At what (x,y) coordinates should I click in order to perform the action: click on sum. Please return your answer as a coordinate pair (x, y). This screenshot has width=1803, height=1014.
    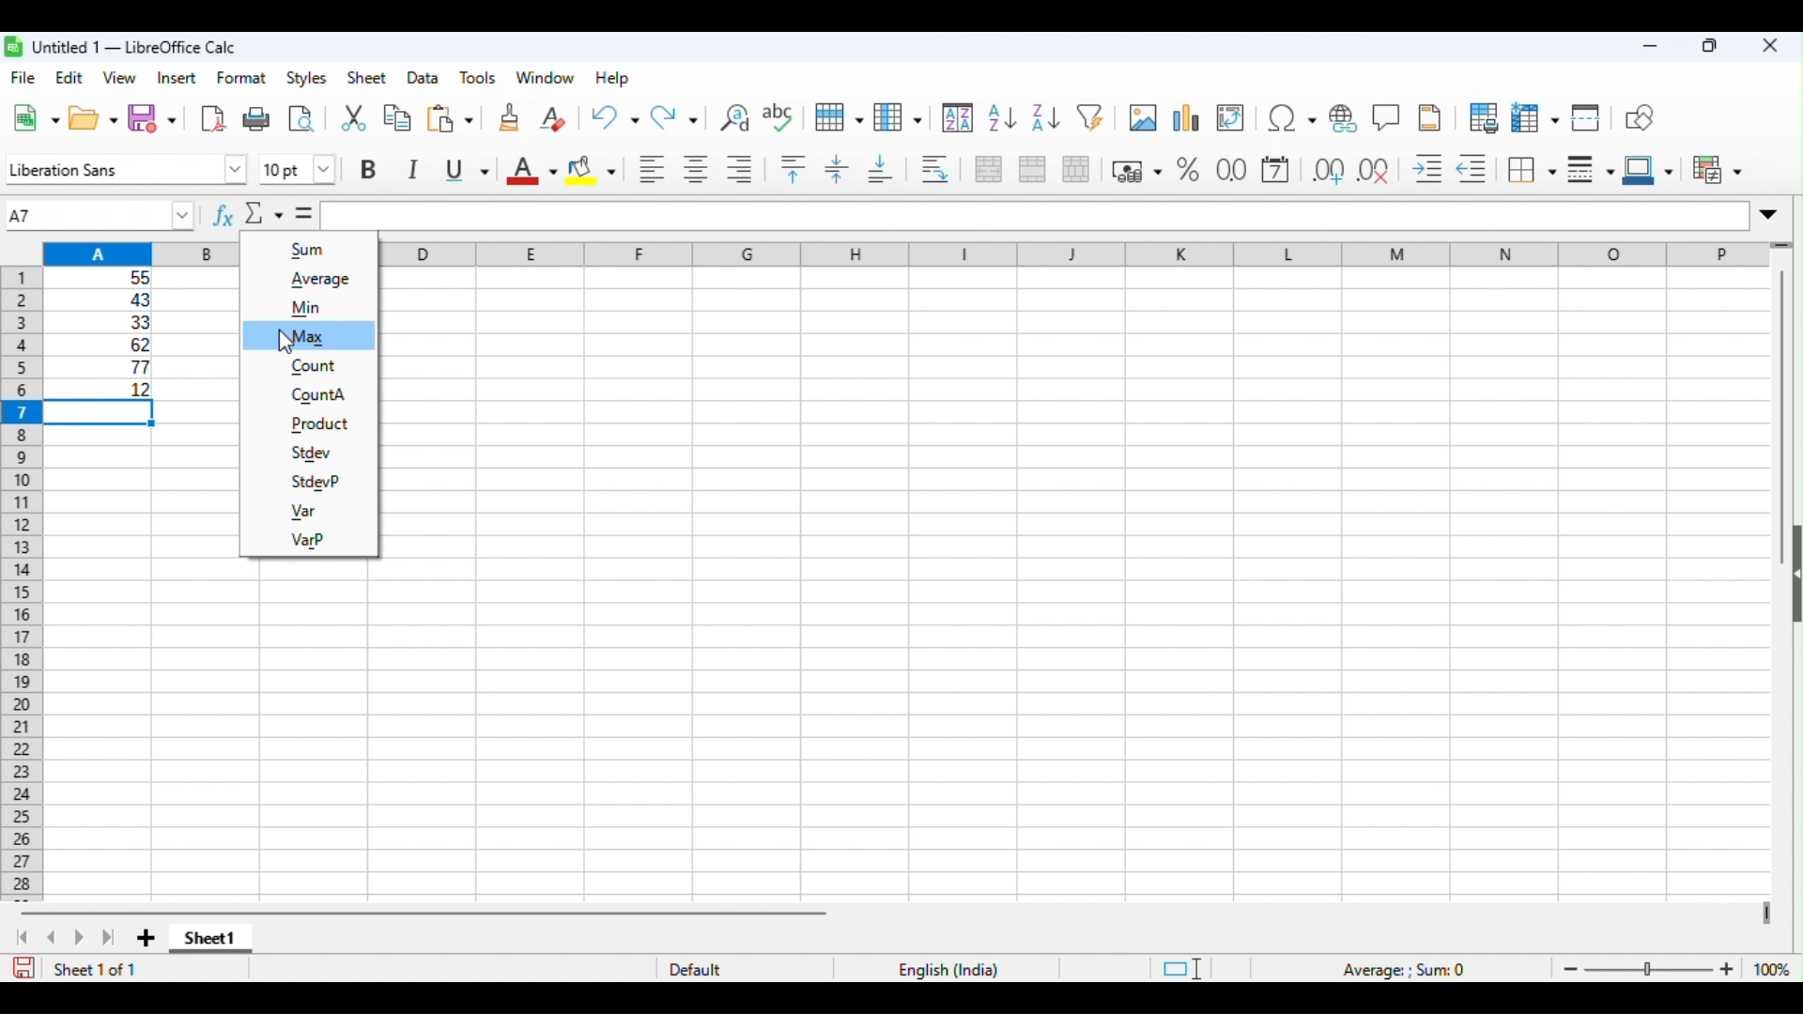
    Looking at the image, I should click on (315, 249).